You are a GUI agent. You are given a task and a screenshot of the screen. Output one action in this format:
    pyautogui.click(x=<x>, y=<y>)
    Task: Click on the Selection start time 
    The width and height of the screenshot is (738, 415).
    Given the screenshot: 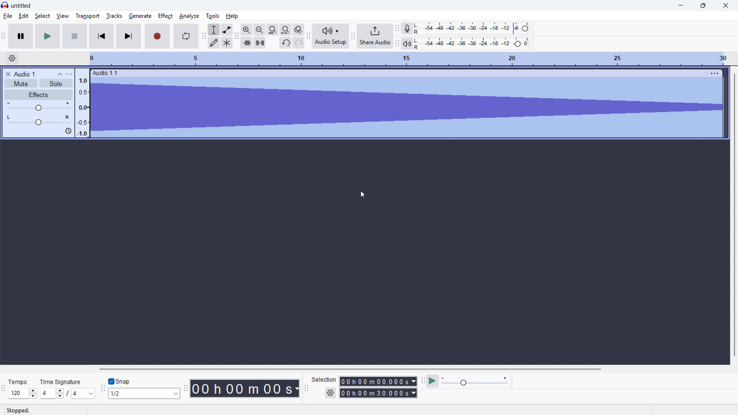 What is the action you would take?
    pyautogui.click(x=379, y=381)
    